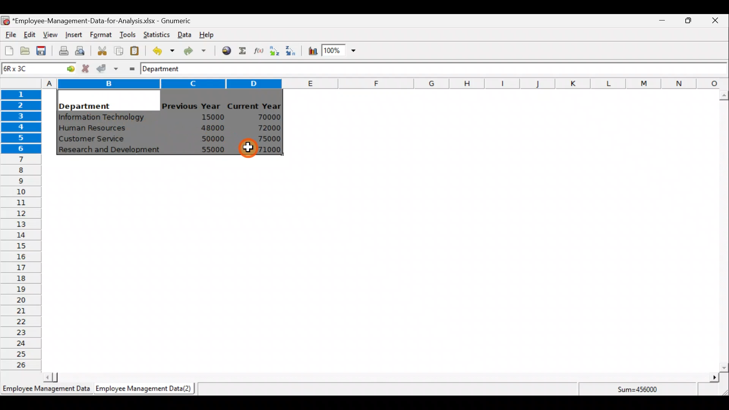 This screenshot has height=410, width=729. Describe the element at coordinates (258, 50) in the screenshot. I see `Edit a function in the current cell` at that location.